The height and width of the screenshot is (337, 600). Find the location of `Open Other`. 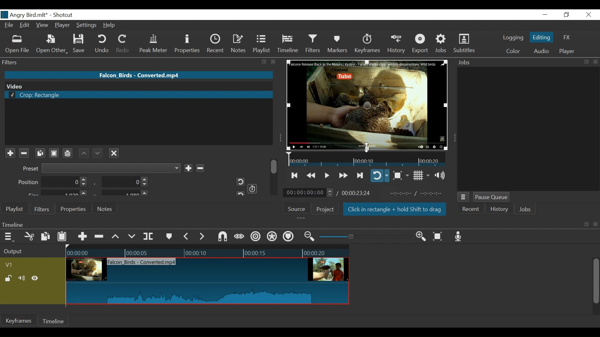

Open Other is located at coordinates (52, 44).